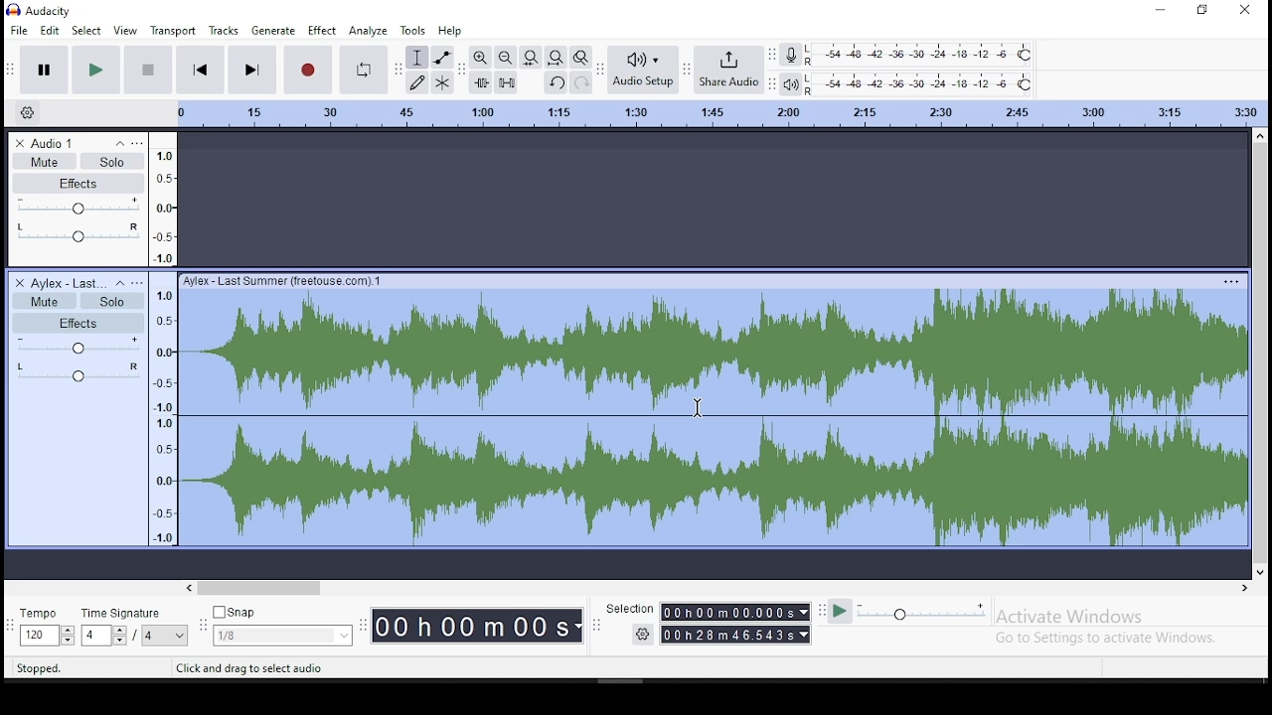 The height and width of the screenshot is (715, 1272). What do you see at coordinates (125, 32) in the screenshot?
I see `view` at bounding box center [125, 32].